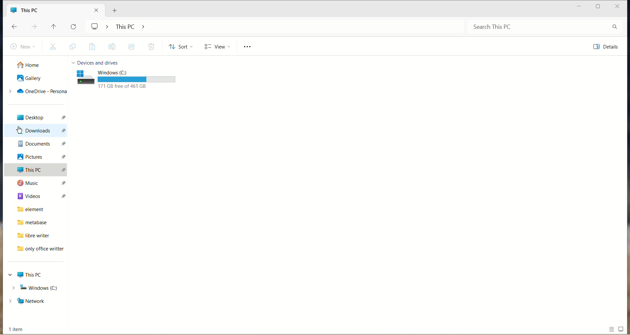  What do you see at coordinates (30, 223) in the screenshot?
I see `metabase` at bounding box center [30, 223].